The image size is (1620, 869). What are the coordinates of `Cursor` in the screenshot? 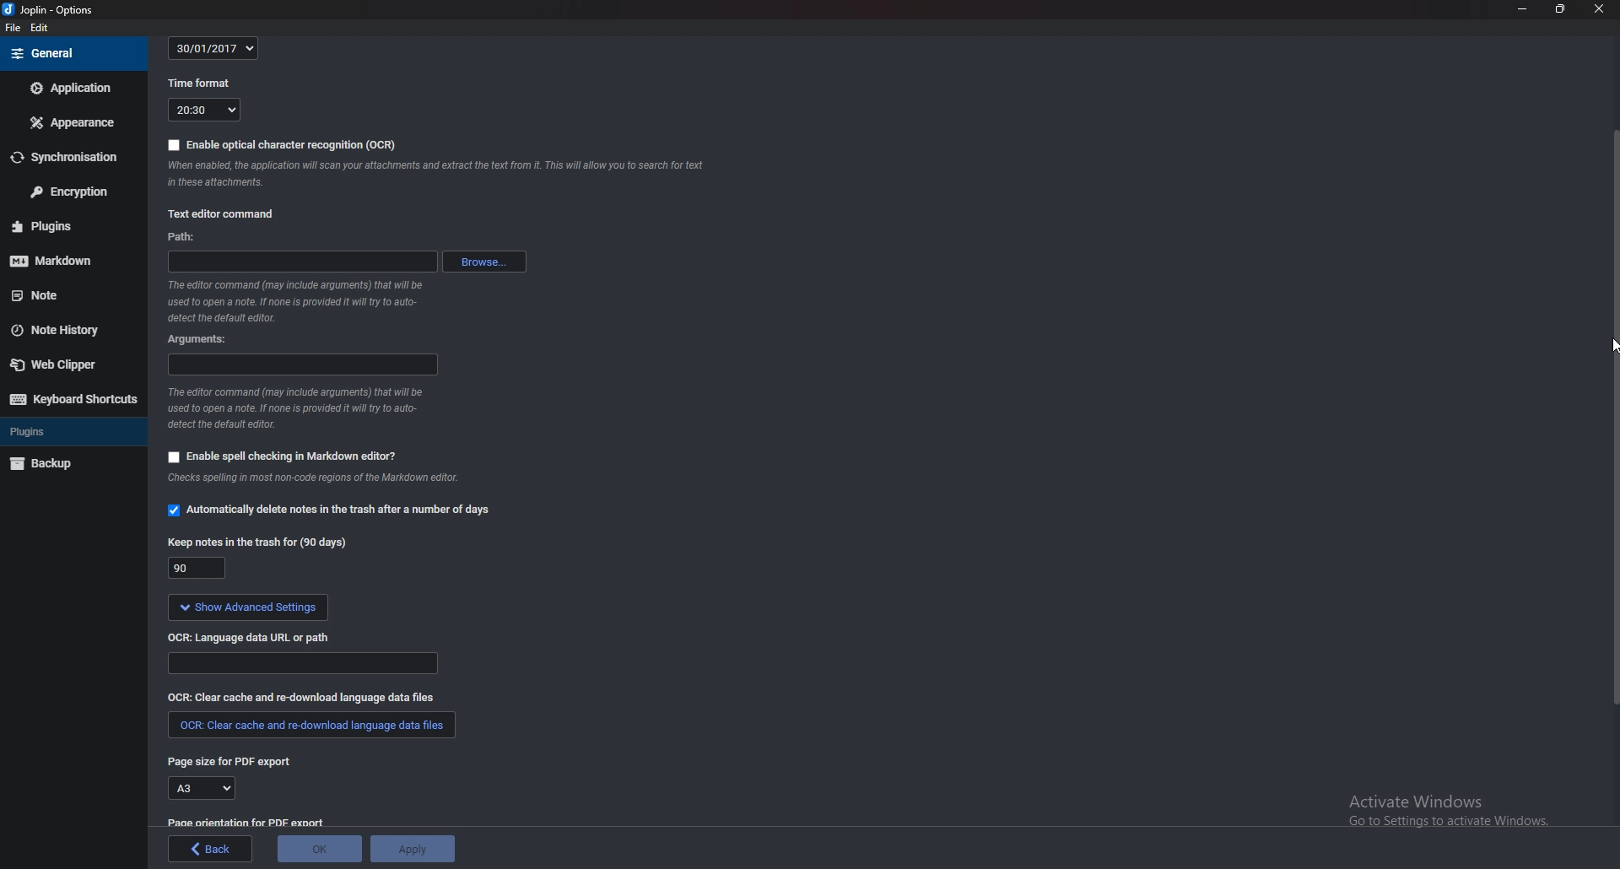 It's located at (1615, 346).